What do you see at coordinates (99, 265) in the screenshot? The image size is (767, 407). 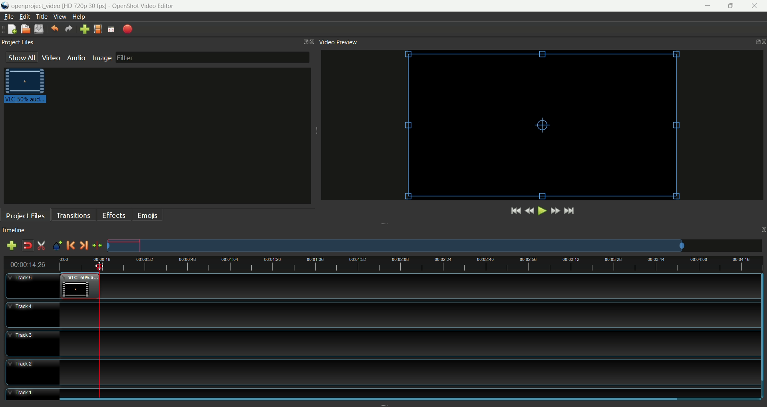 I see `cursor` at bounding box center [99, 265].